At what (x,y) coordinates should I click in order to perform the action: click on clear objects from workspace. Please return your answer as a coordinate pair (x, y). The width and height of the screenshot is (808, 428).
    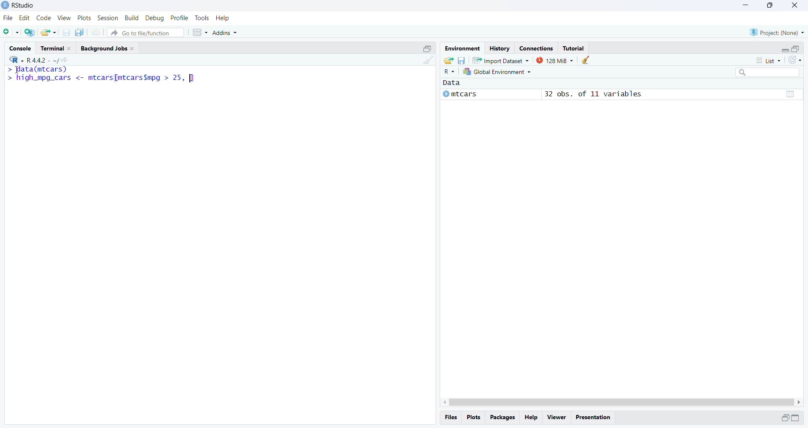
    Looking at the image, I should click on (585, 60).